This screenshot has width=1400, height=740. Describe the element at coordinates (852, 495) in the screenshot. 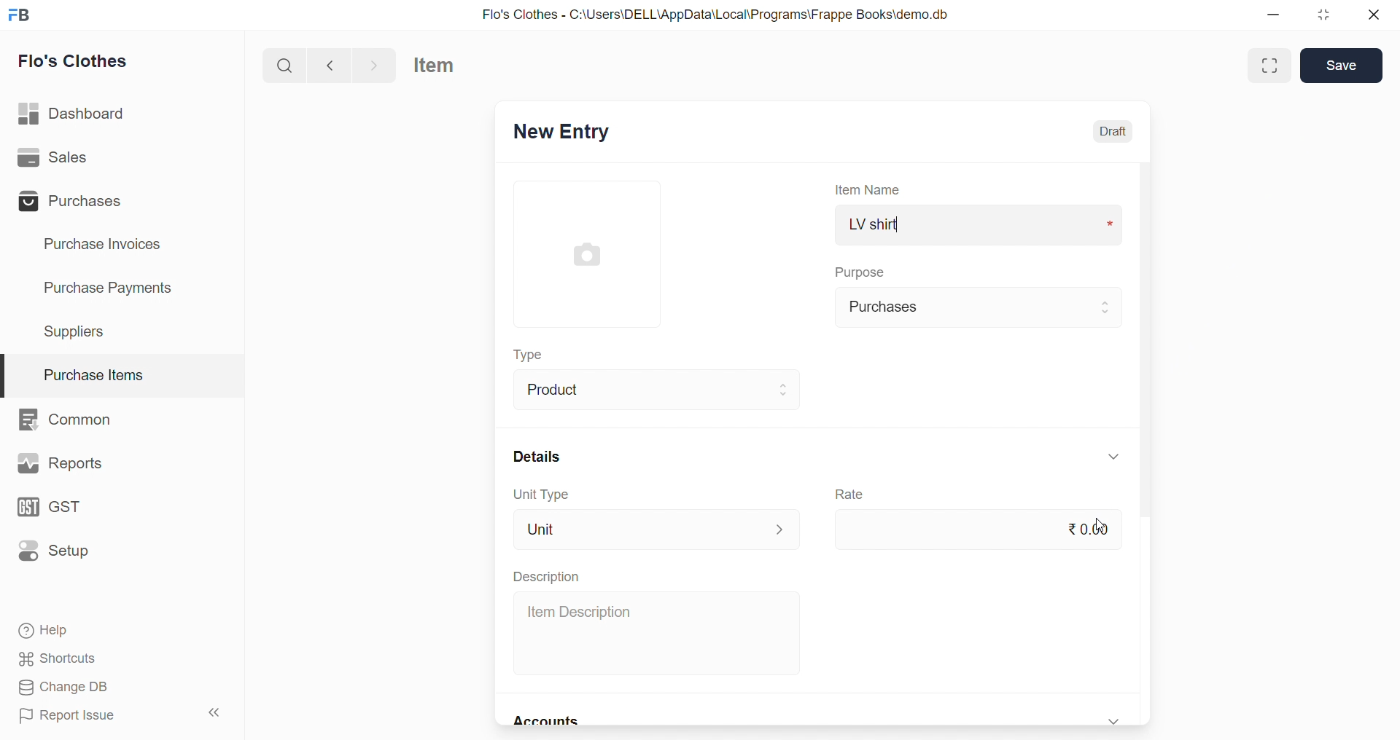

I see `Rate` at that location.